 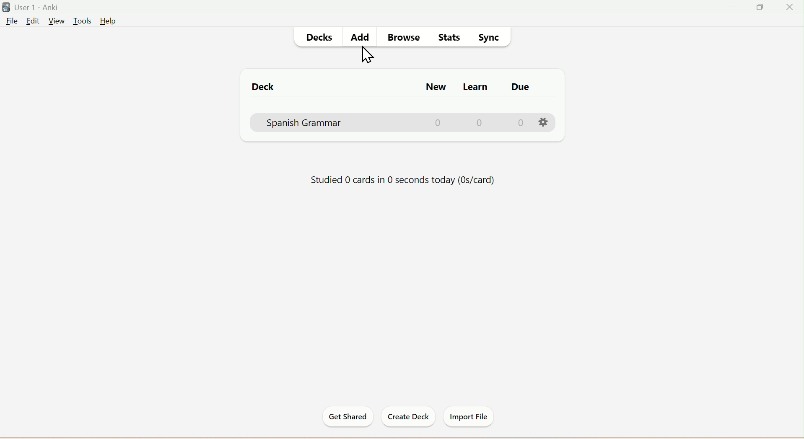 I want to click on Help, so click(x=107, y=21).